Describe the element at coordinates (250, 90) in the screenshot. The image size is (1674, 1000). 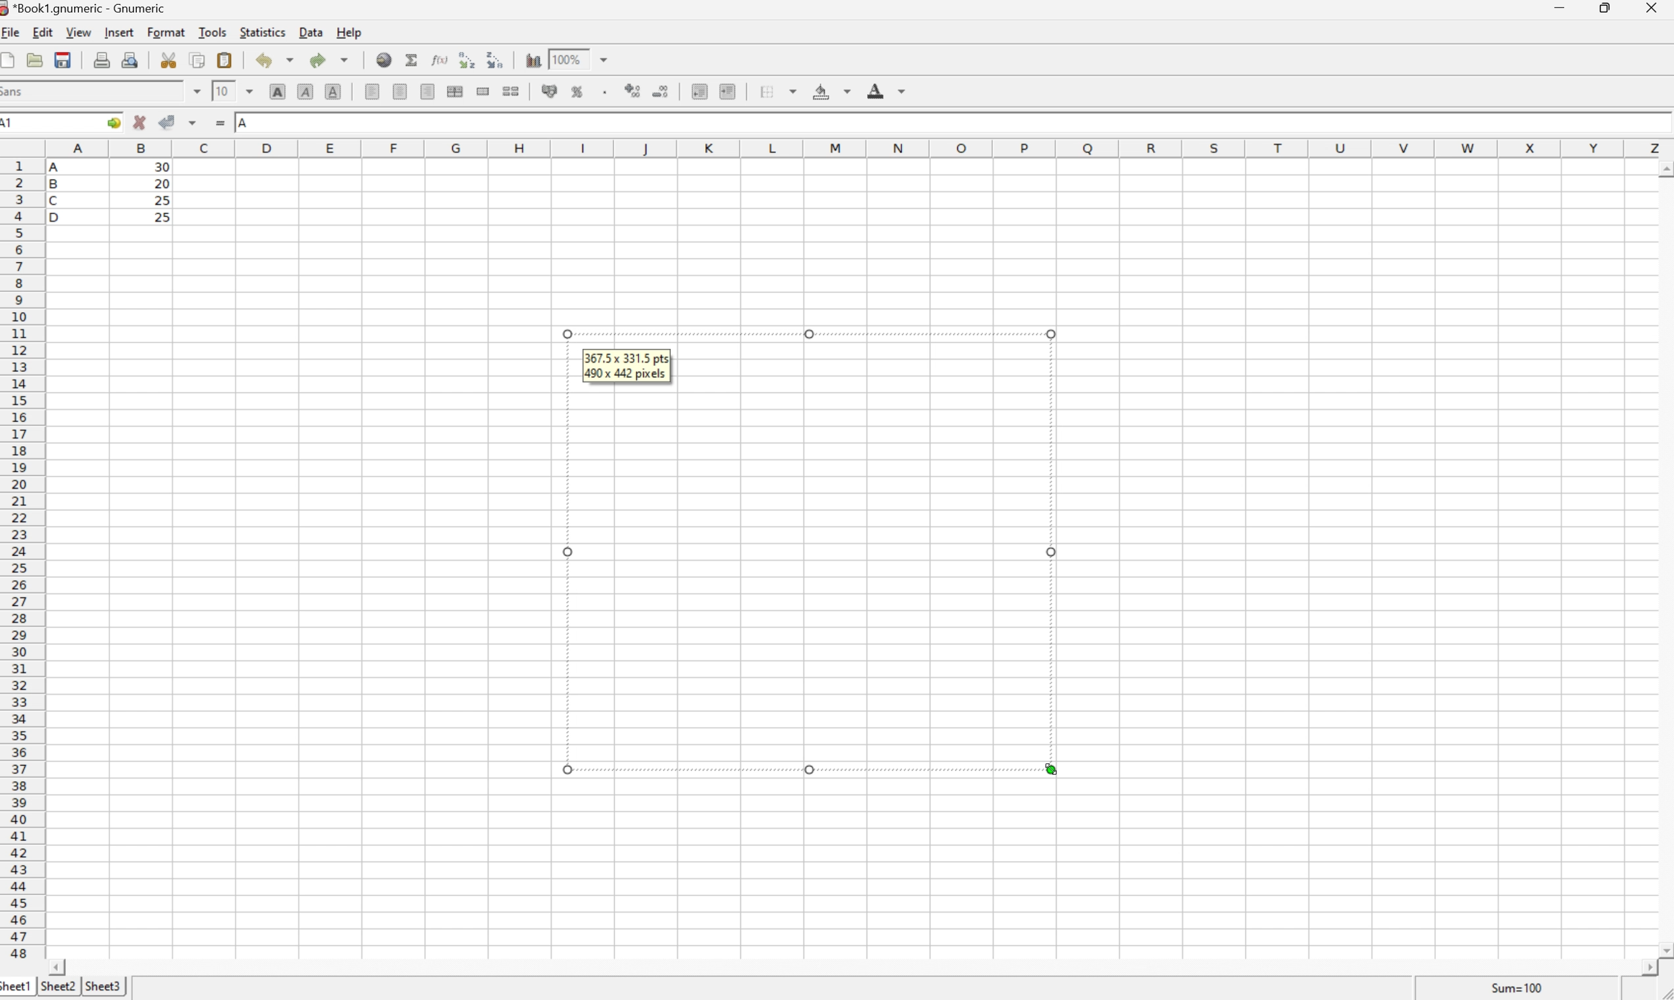
I see `Drop Down` at that location.